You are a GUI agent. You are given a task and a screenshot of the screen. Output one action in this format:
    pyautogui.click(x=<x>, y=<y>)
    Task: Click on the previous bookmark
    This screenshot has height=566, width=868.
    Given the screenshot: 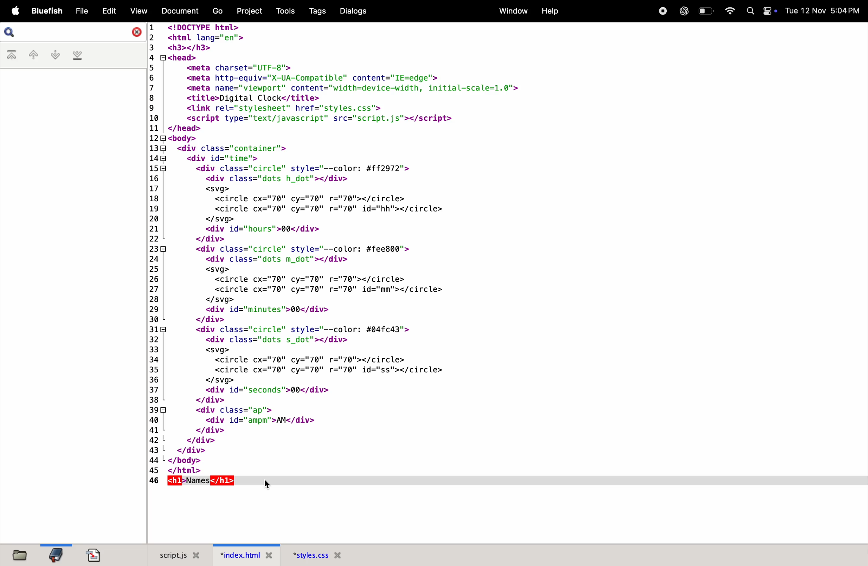 What is the action you would take?
    pyautogui.click(x=32, y=54)
    